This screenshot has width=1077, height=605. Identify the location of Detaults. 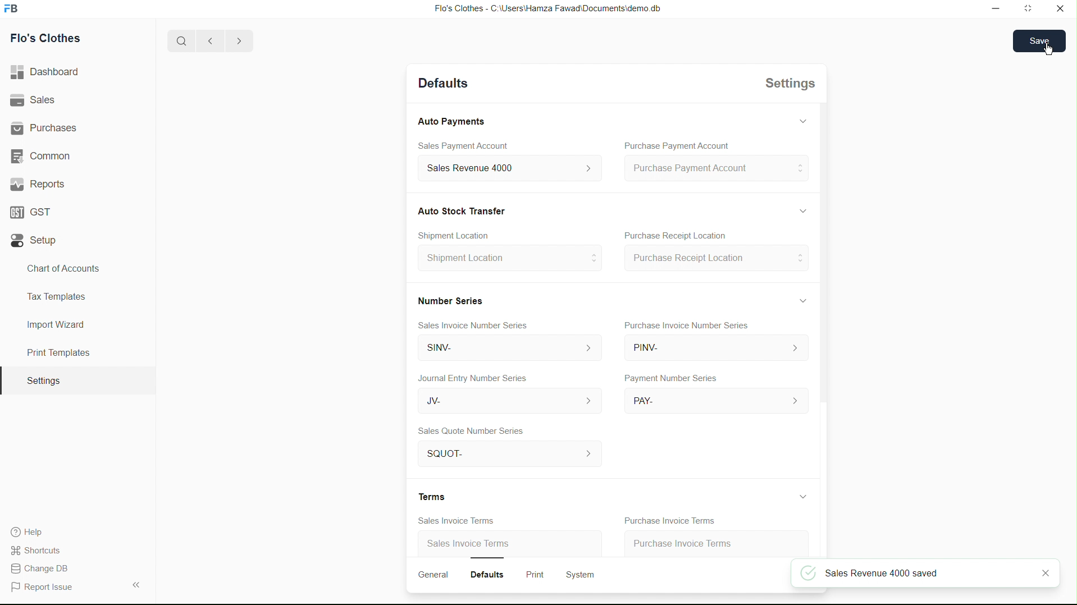
(444, 82).